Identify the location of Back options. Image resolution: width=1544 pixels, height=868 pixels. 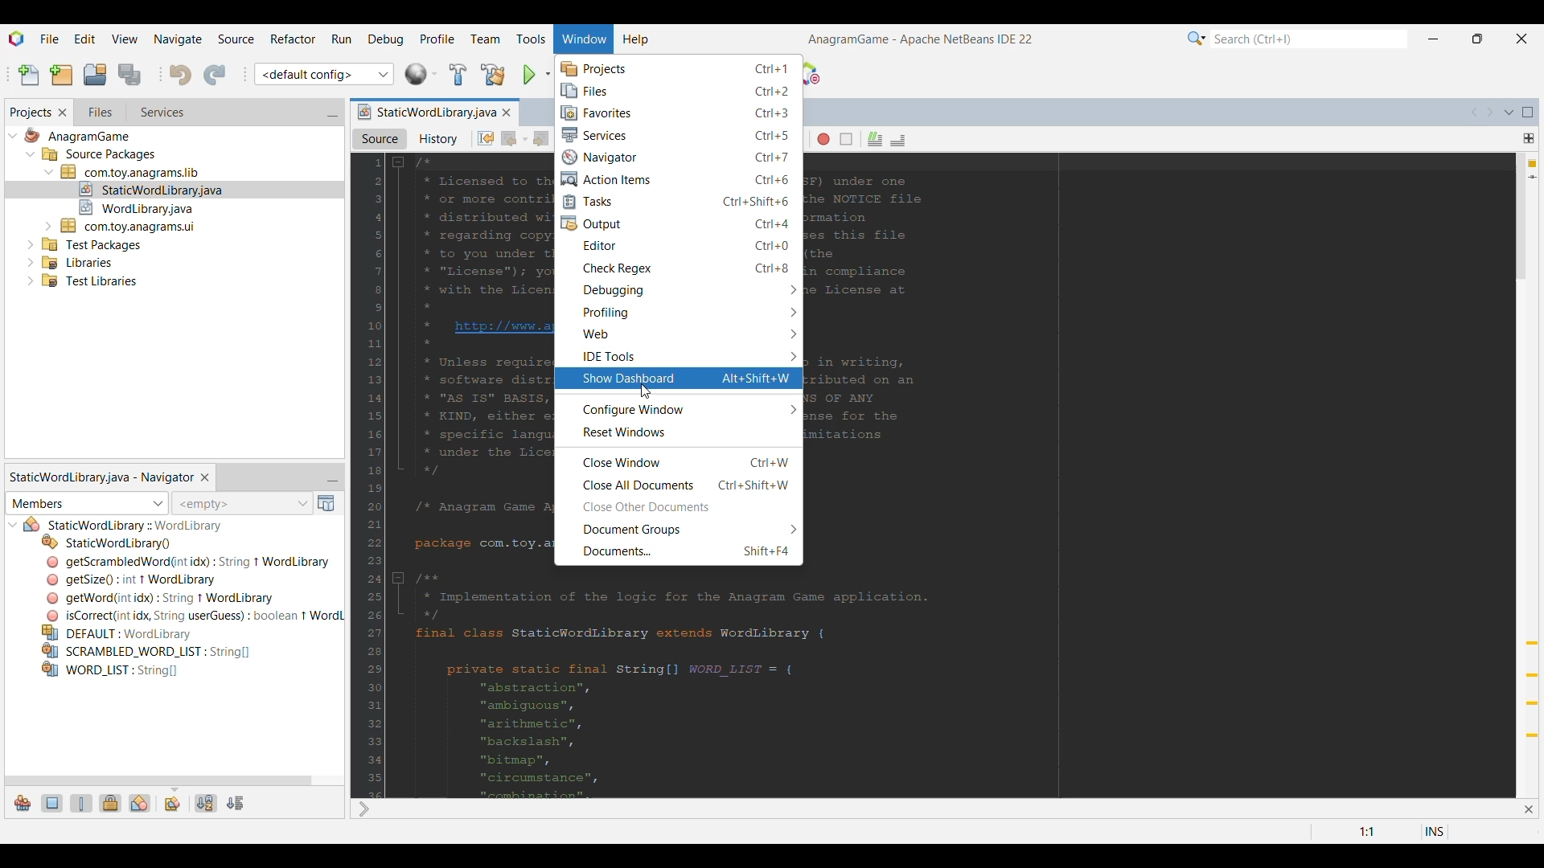
(524, 140).